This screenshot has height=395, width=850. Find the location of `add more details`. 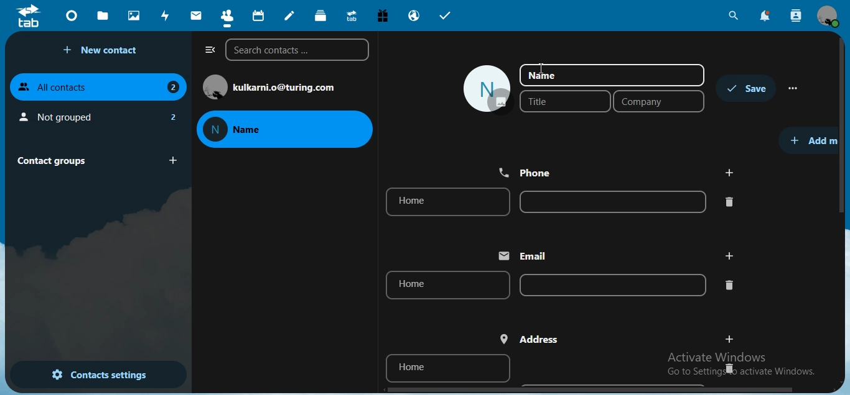

add more details is located at coordinates (814, 139).